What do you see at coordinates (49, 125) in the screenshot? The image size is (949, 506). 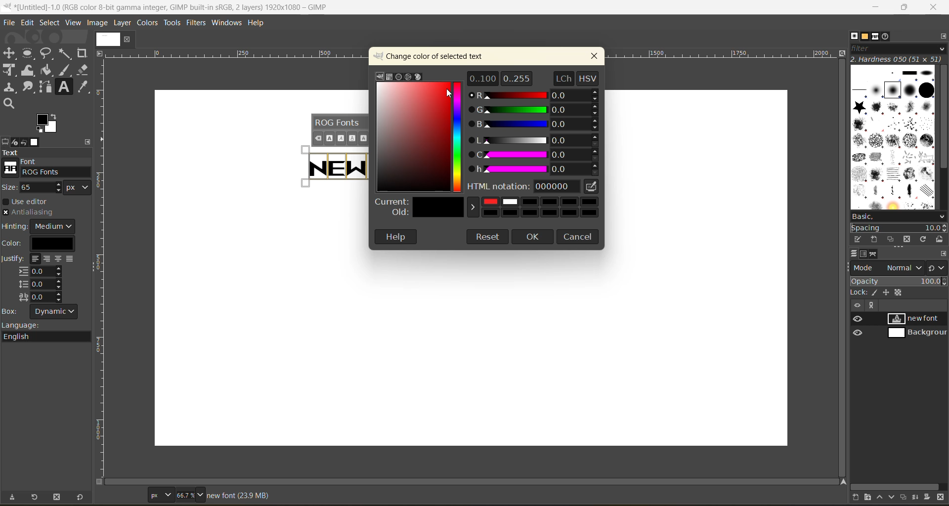 I see `active foreground/background color` at bounding box center [49, 125].